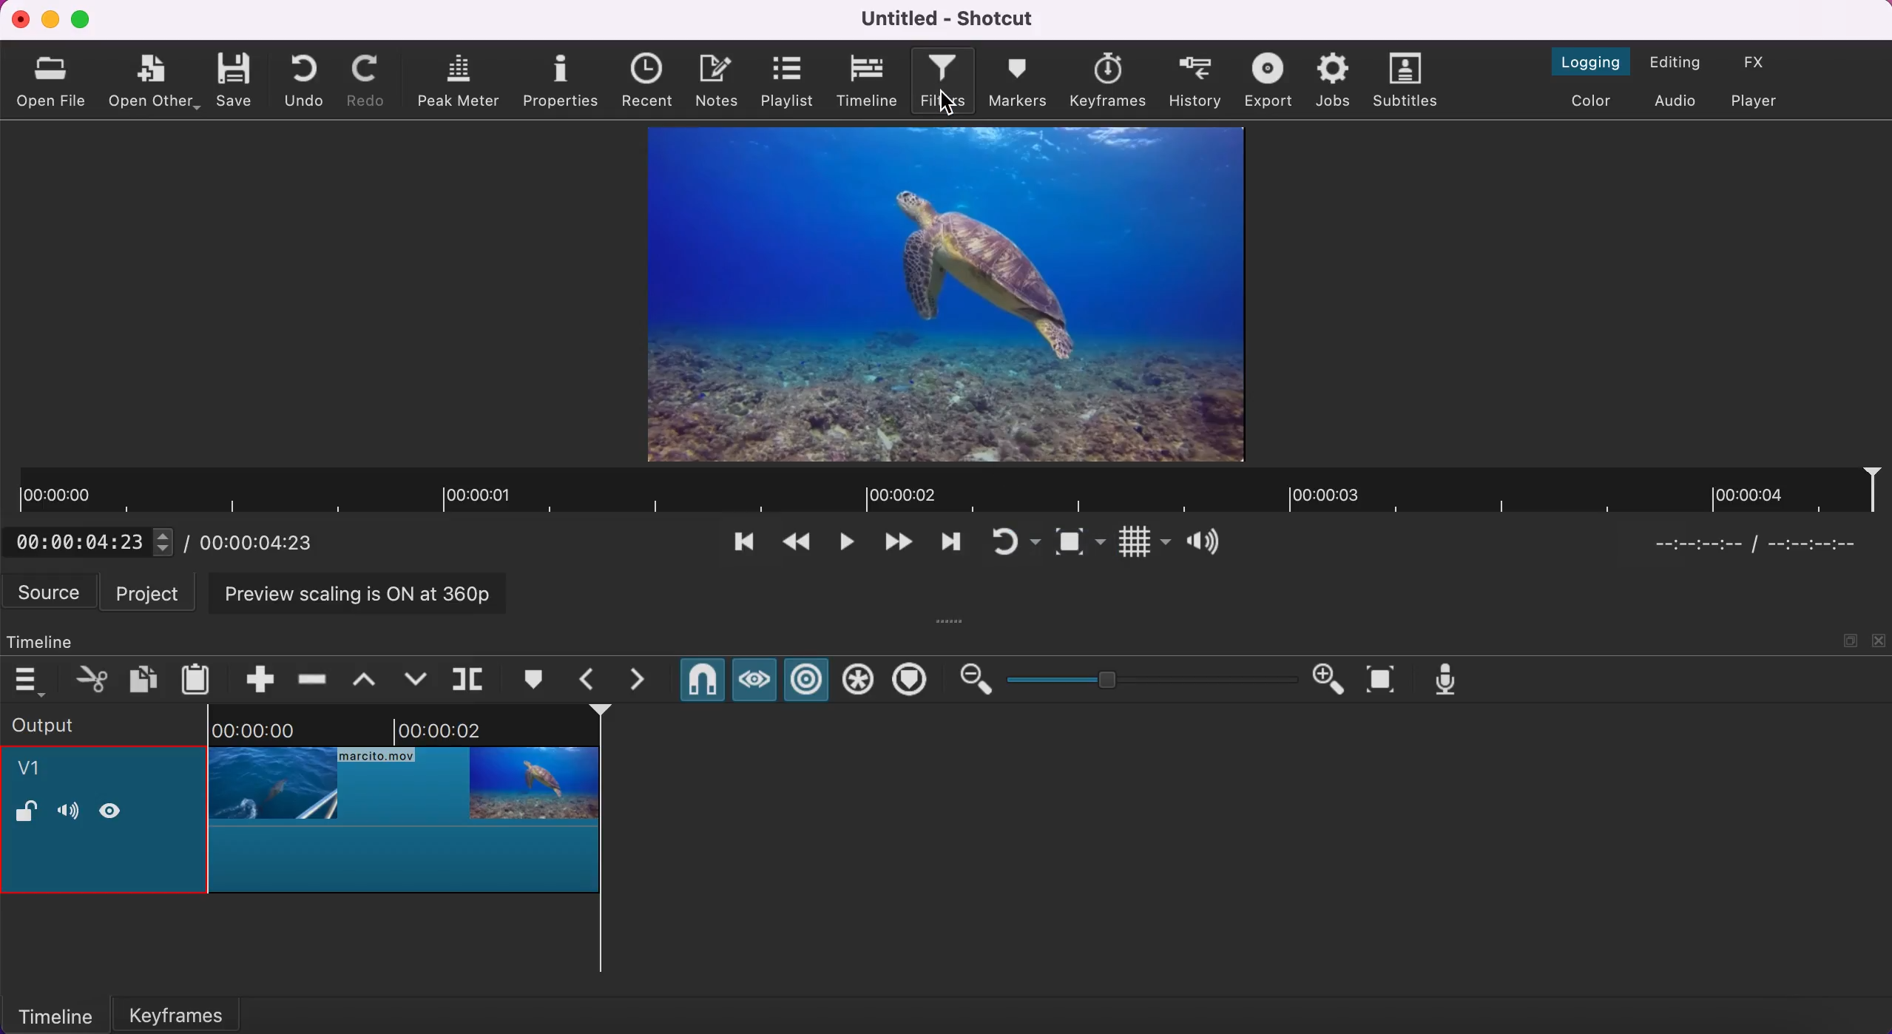  What do you see at coordinates (951, 18) in the screenshot?
I see `Untitled - Shotcut` at bounding box center [951, 18].